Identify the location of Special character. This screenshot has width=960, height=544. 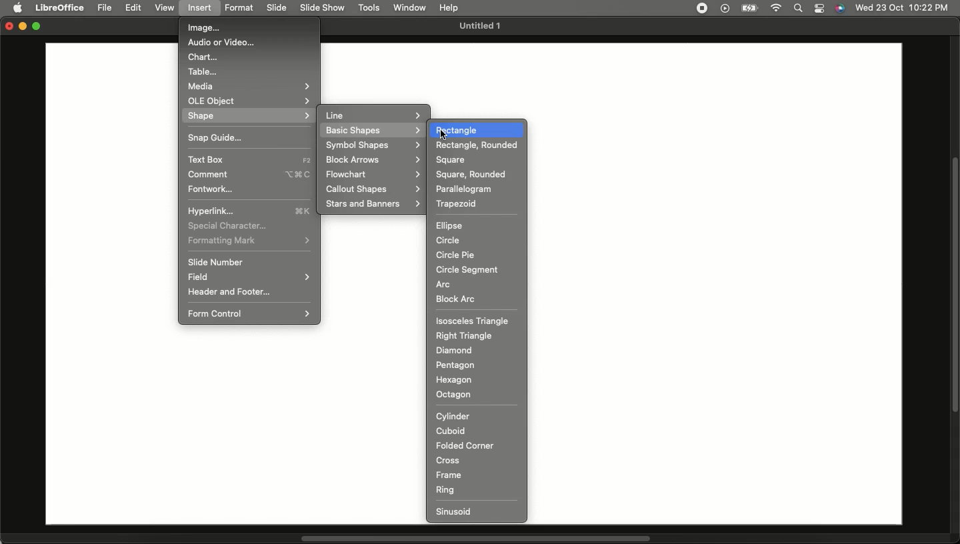
(229, 225).